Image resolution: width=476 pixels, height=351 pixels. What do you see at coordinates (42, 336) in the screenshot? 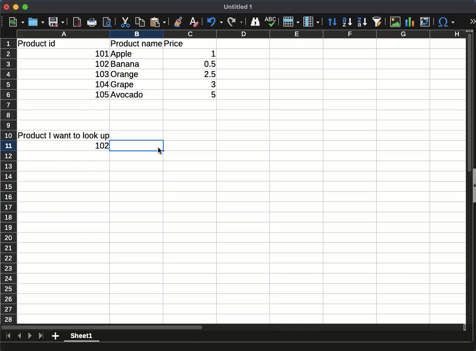
I see `last sheet` at bounding box center [42, 336].